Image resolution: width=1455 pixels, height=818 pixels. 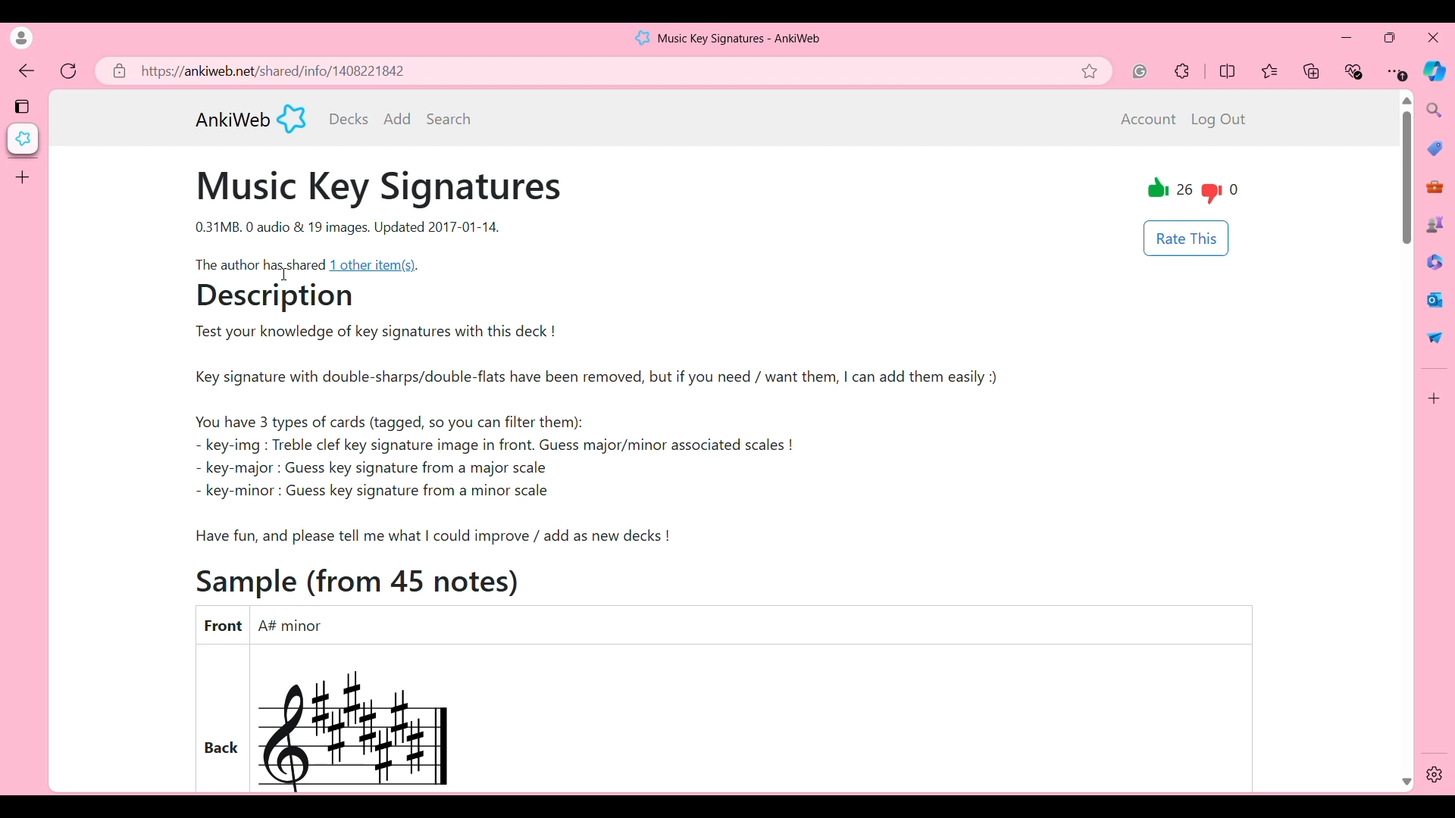 What do you see at coordinates (1228, 70) in the screenshot?
I see `Split screen` at bounding box center [1228, 70].